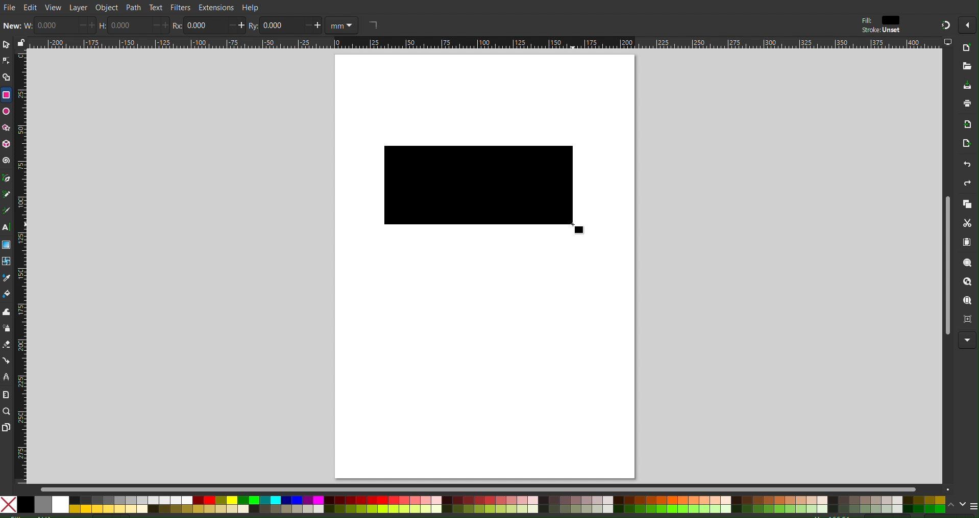 This screenshot has height=518, width=979. I want to click on RY, so click(252, 26).